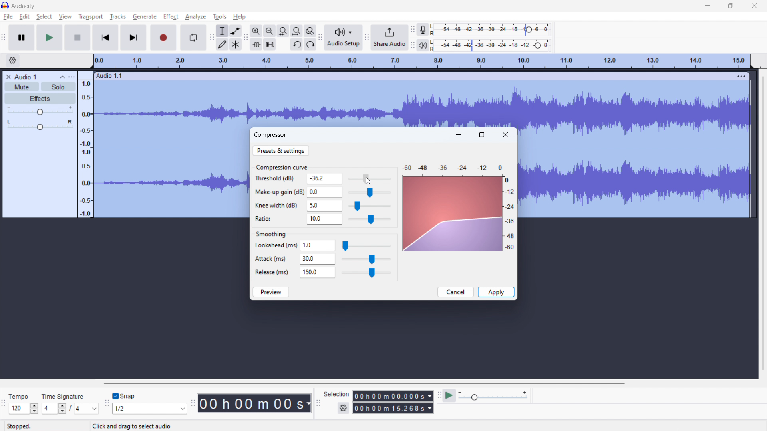 This screenshot has width=767, height=431. Describe the element at coordinates (134, 38) in the screenshot. I see `skip to end` at that location.